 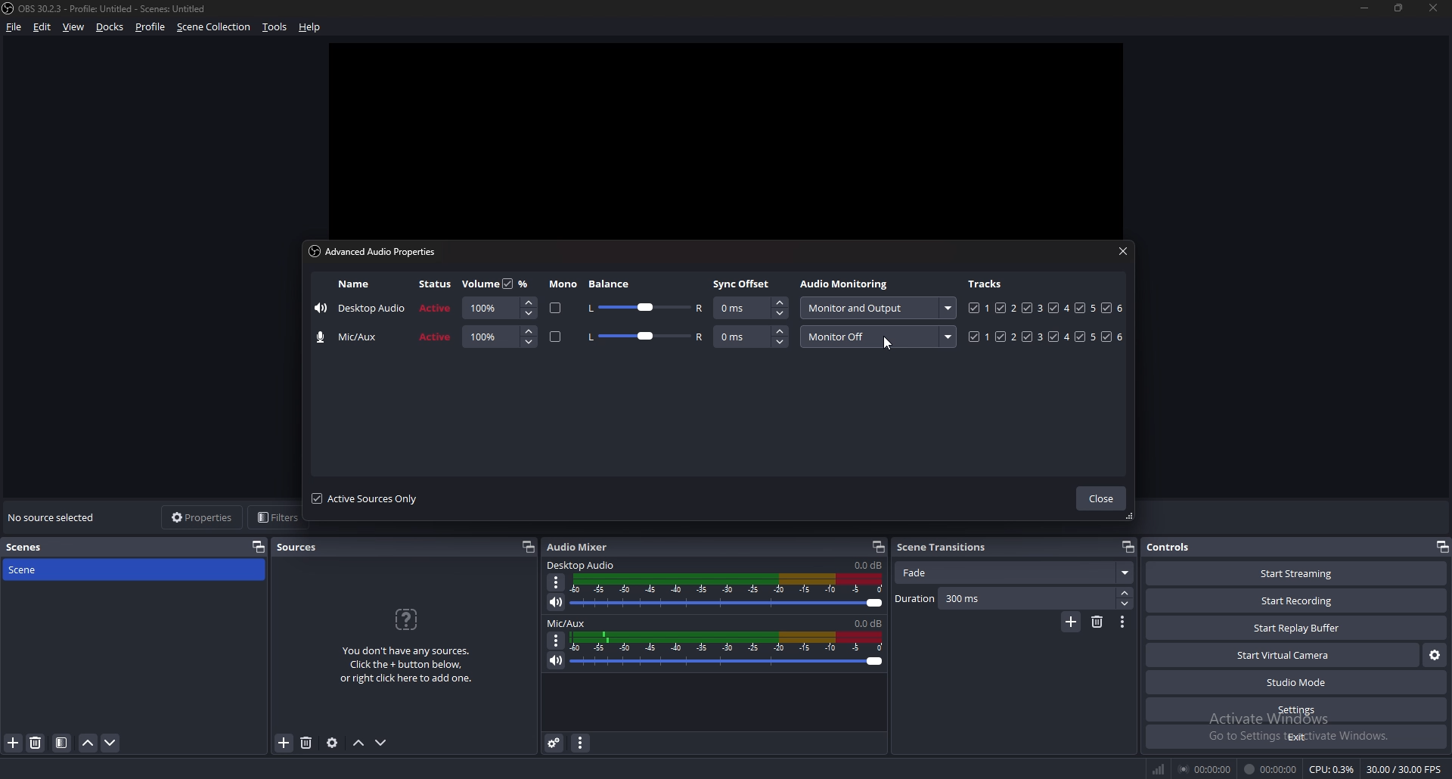 What do you see at coordinates (556, 743) in the screenshot?
I see `advanced audio properties` at bounding box center [556, 743].